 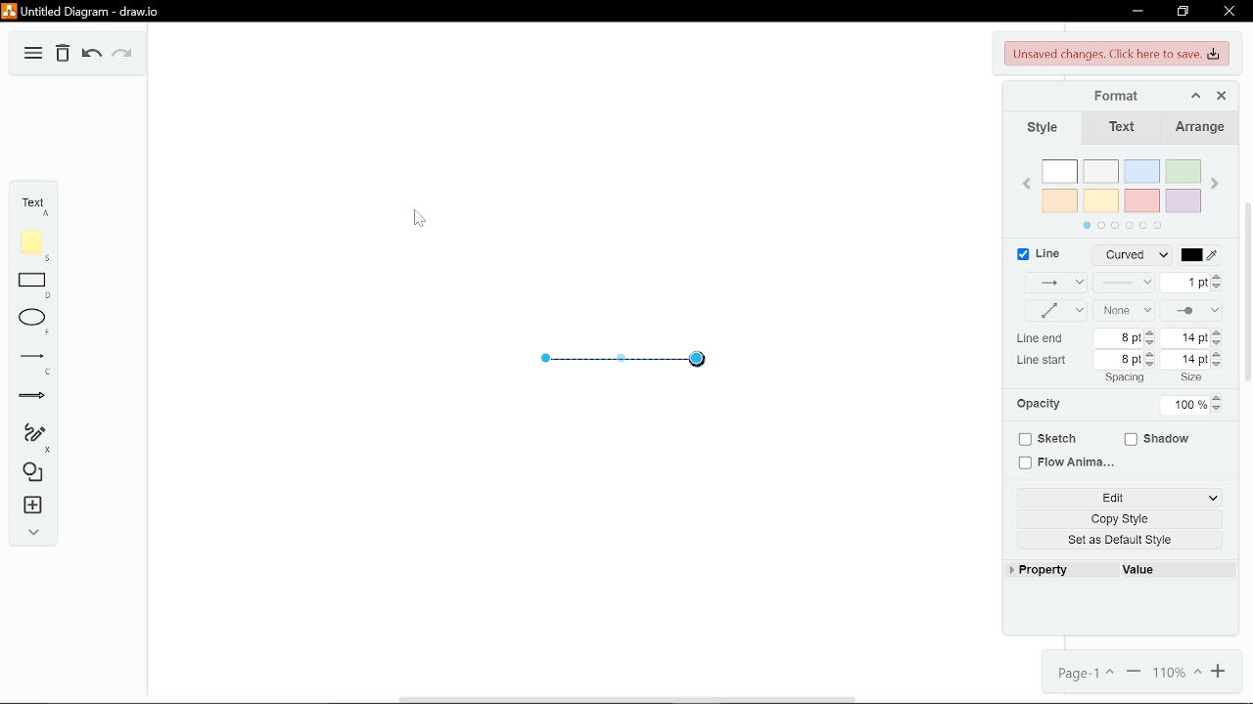 What do you see at coordinates (1185, 12) in the screenshot?
I see `Restore down` at bounding box center [1185, 12].